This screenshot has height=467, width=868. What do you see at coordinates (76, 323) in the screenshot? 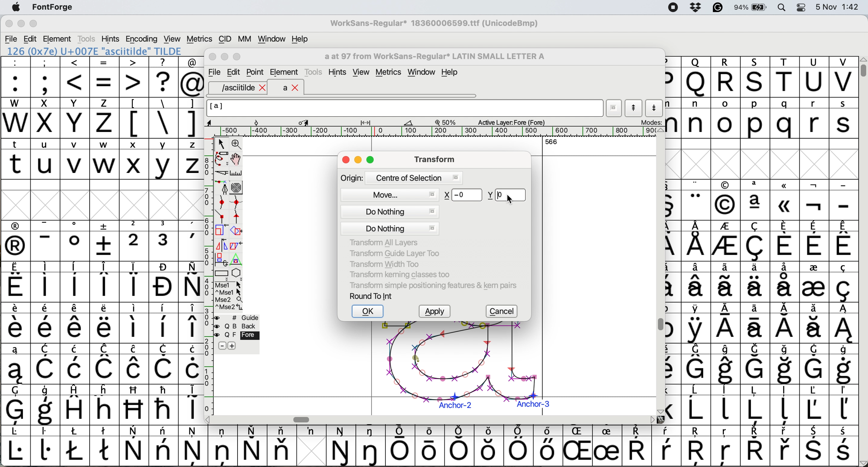
I see `symbol` at bounding box center [76, 323].